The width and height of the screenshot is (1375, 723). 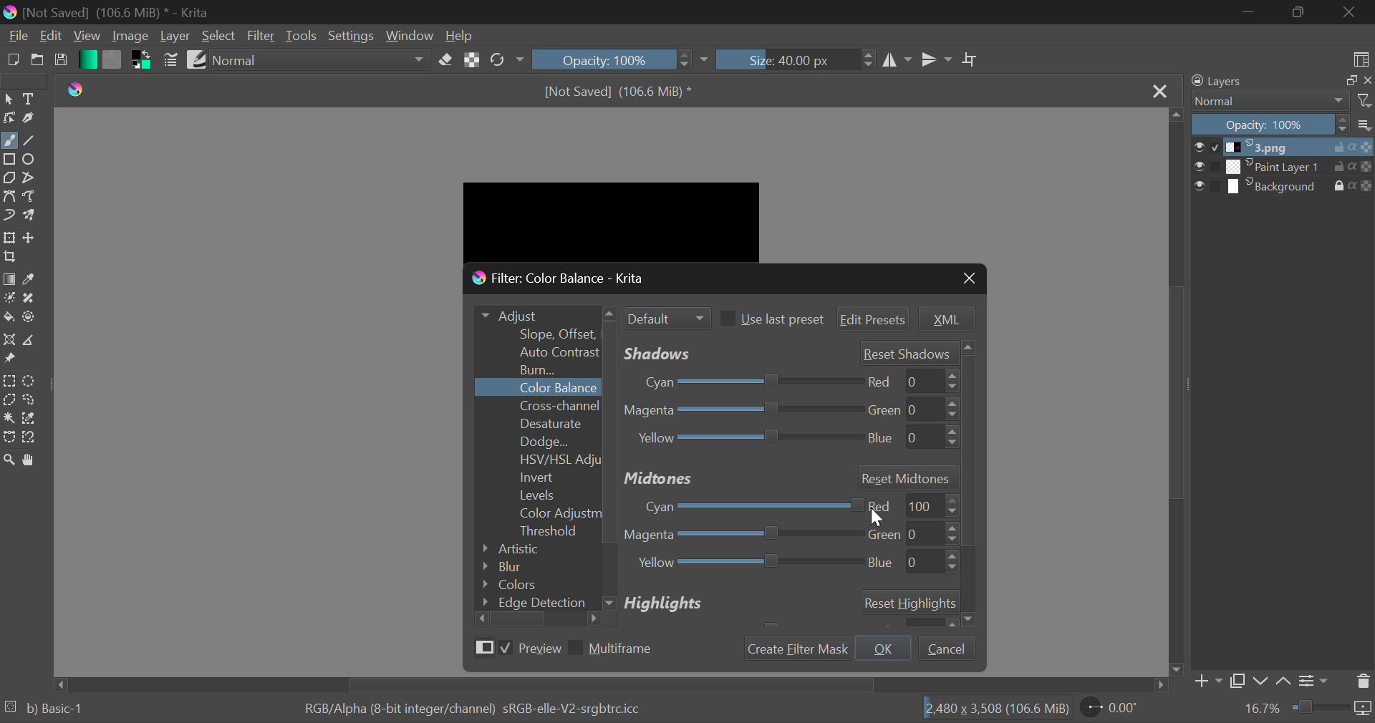 I want to click on Midtones Section Header, so click(x=789, y=480).